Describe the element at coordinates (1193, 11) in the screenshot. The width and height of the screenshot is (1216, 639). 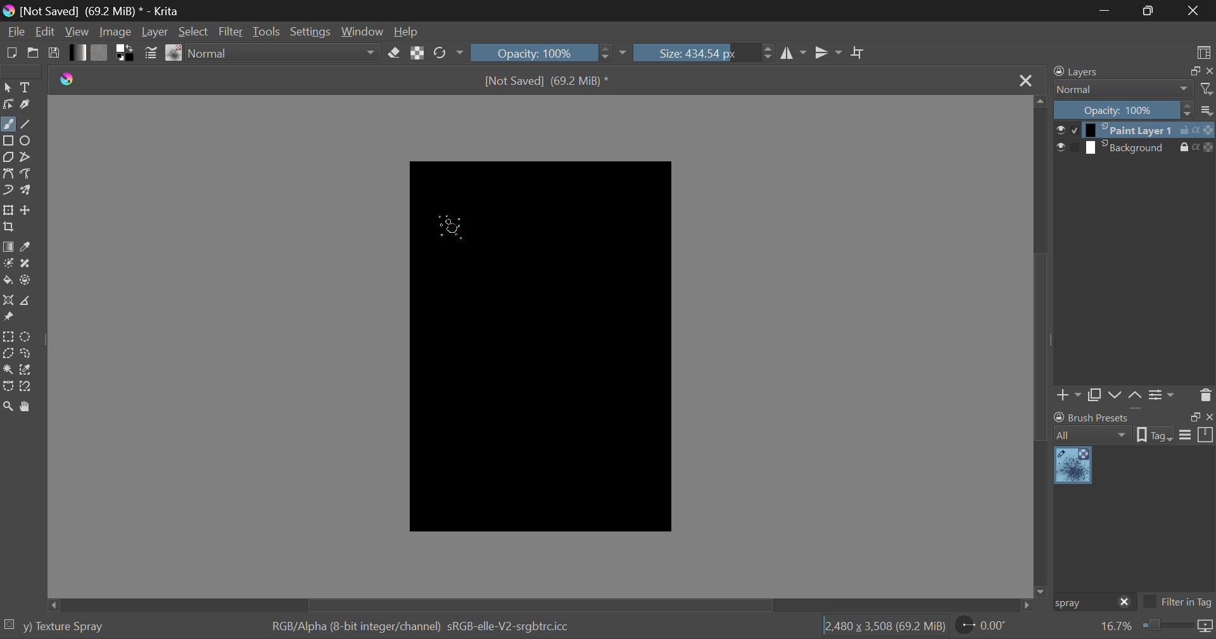
I see `Close` at that location.